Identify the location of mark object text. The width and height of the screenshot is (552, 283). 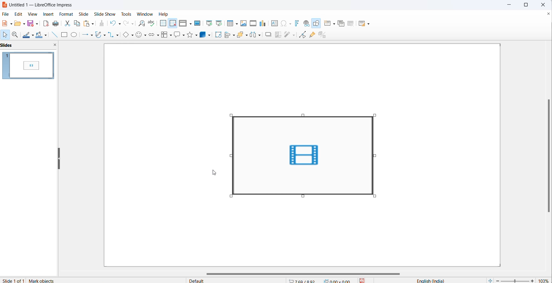
(47, 280).